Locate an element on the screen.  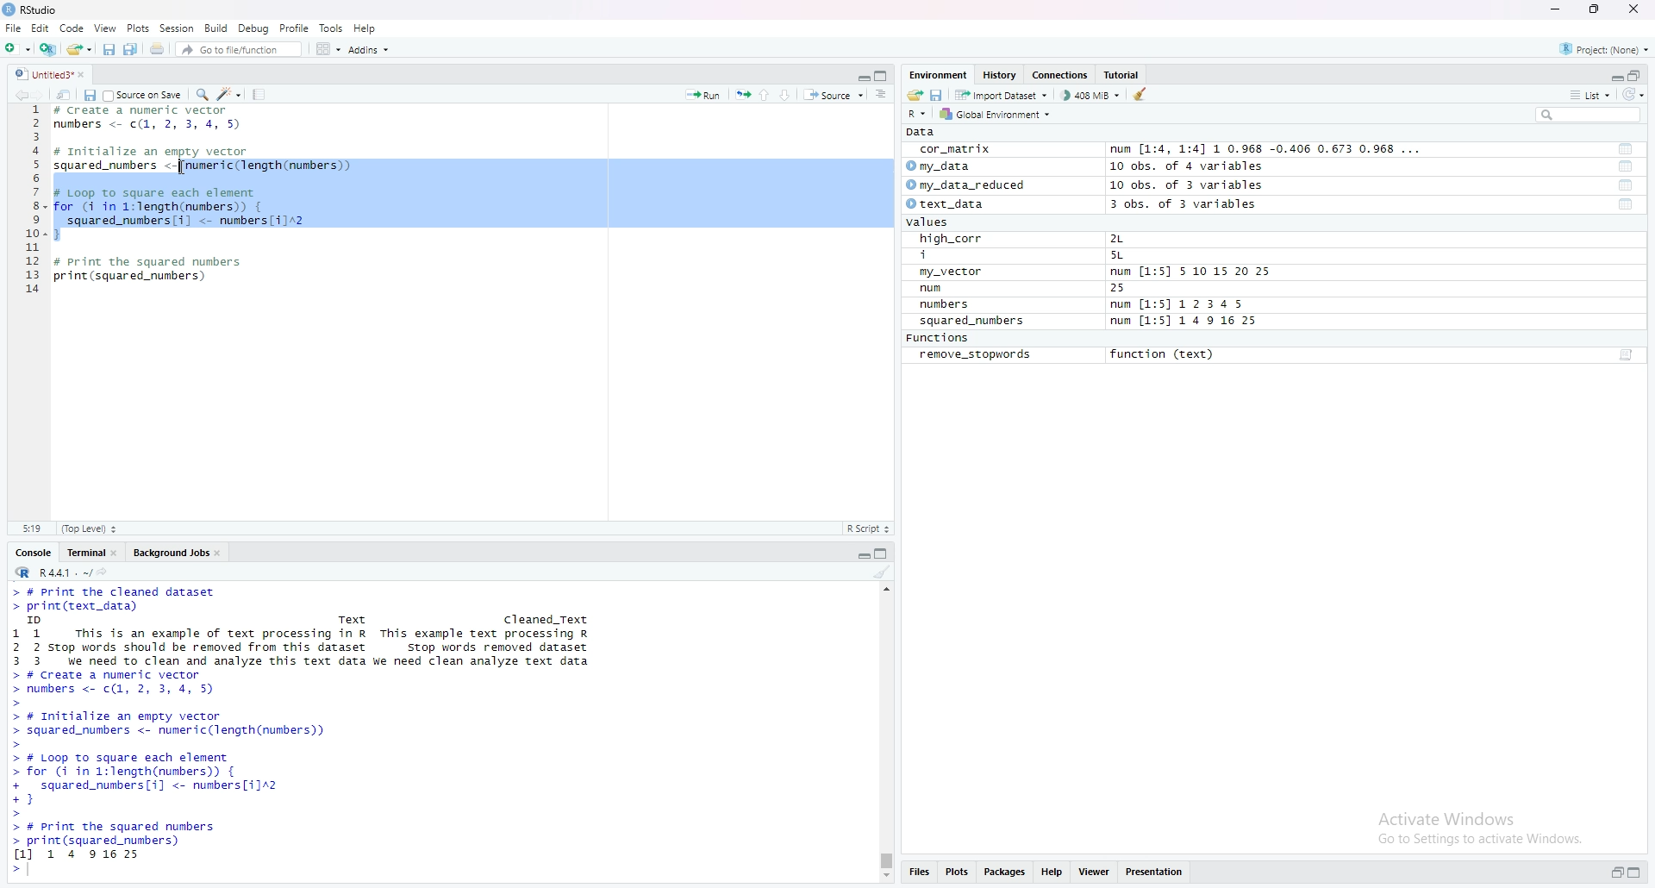
Import Dataset is located at coordinates (1001, 94).